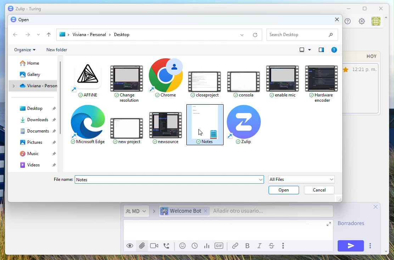 Image resolution: width=394 pixels, height=260 pixels. I want to click on Senders, so click(244, 212).